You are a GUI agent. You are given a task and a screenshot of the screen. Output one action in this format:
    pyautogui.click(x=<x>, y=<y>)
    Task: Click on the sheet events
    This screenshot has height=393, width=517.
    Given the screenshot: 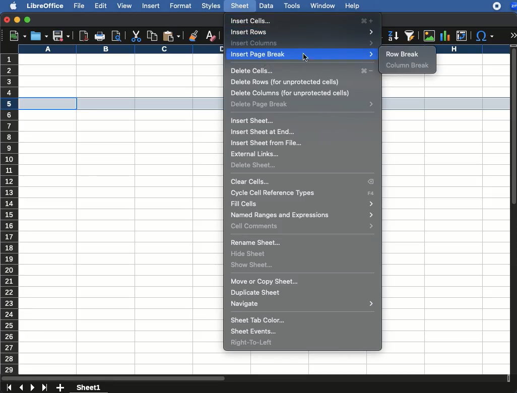 What is the action you would take?
    pyautogui.click(x=255, y=332)
    